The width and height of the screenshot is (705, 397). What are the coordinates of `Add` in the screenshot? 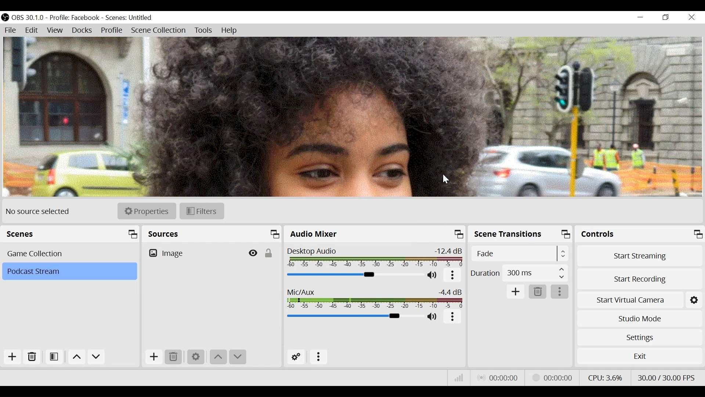 It's located at (154, 357).